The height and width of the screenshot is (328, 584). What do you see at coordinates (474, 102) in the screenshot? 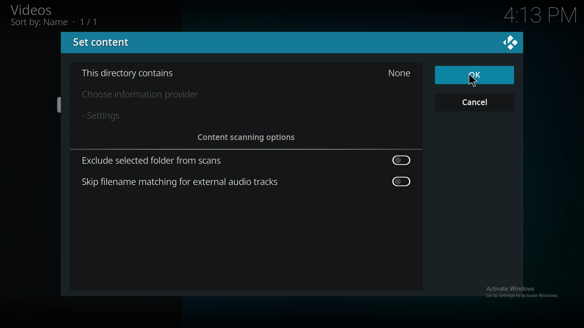
I see `cancel` at bounding box center [474, 102].